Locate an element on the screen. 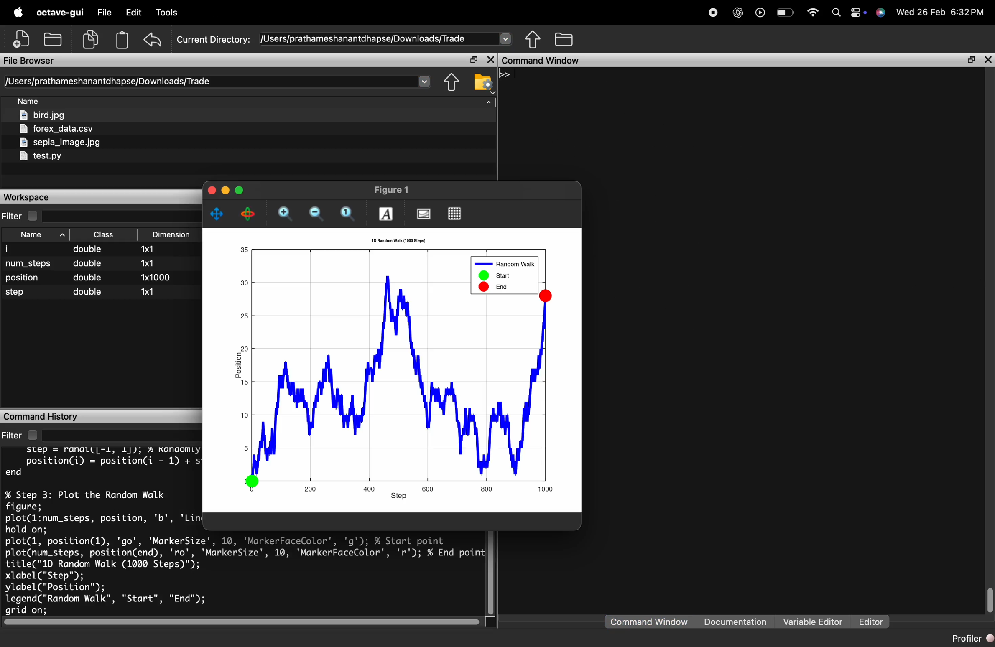 Image resolution: width=995 pixels, height=647 pixels. text is located at coordinates (387, 214).